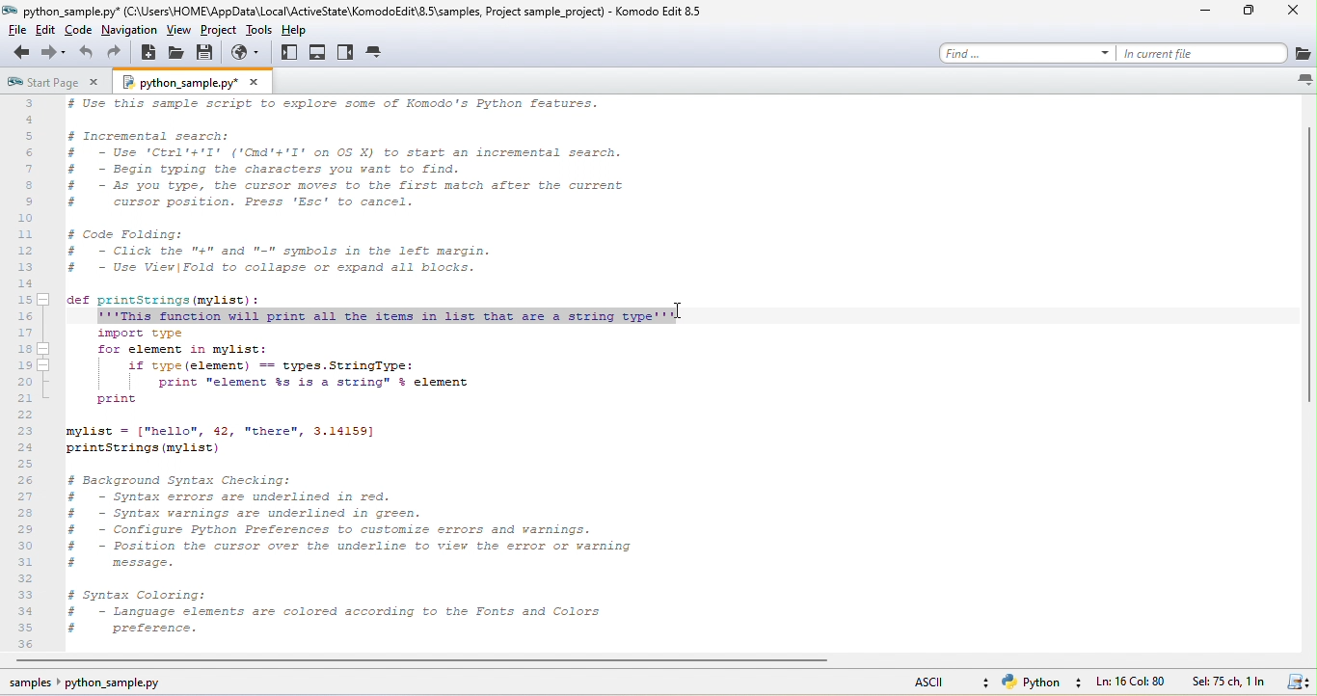  What do you see at coordinates (52, 53) in the screenshot?
I see `forward` at bounding box center [52, 53].